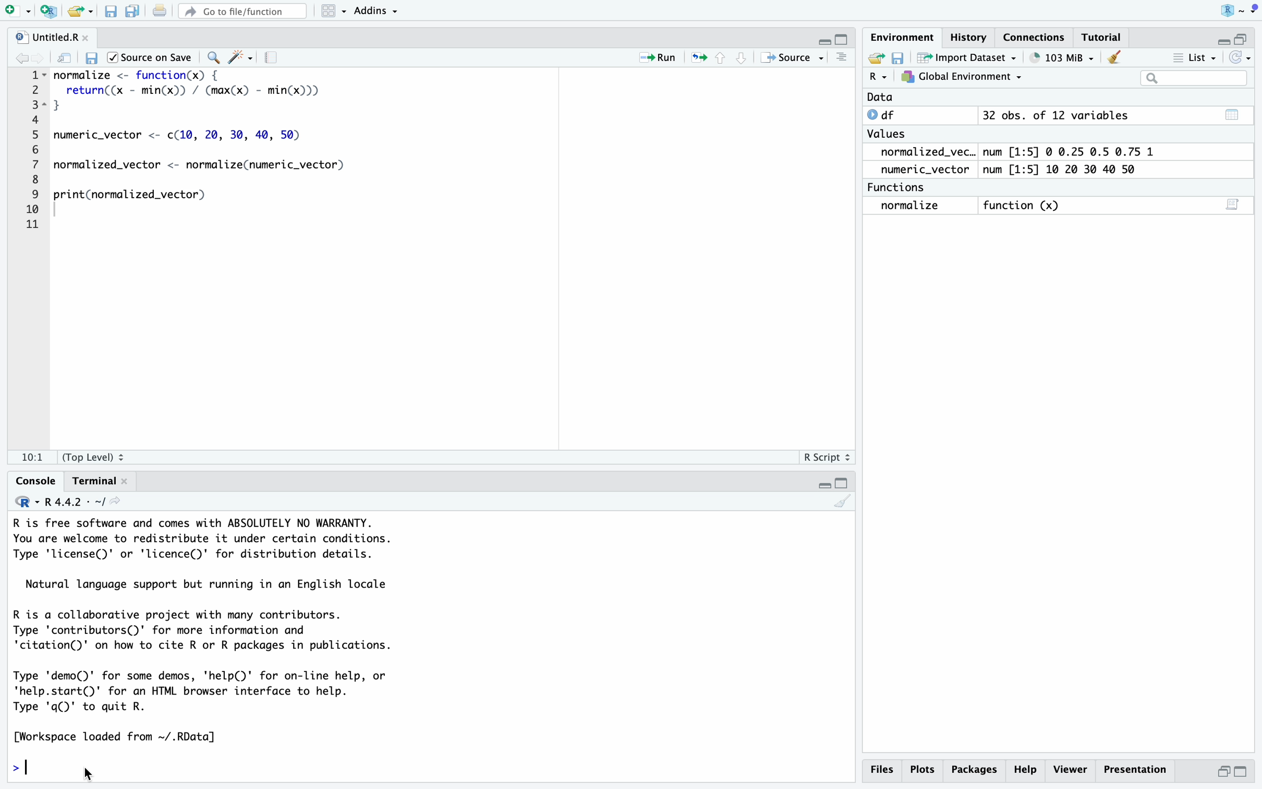  What do you see at coordinates (878, 79) in the screenshot?
I see `R` at bounding box center [878, 79].